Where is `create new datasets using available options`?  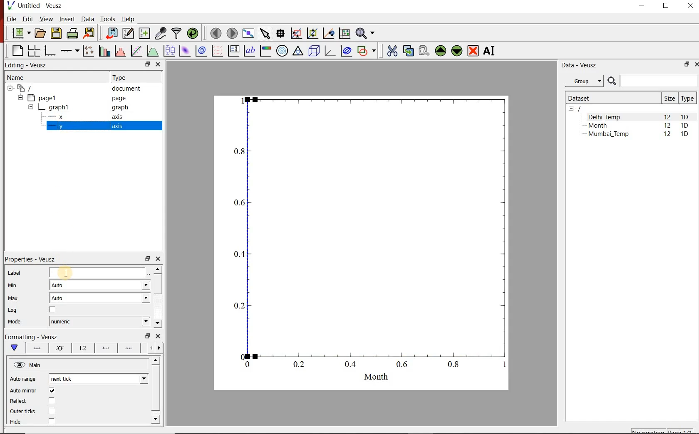
create new datasets using available options is located at coordinates (144, 34).